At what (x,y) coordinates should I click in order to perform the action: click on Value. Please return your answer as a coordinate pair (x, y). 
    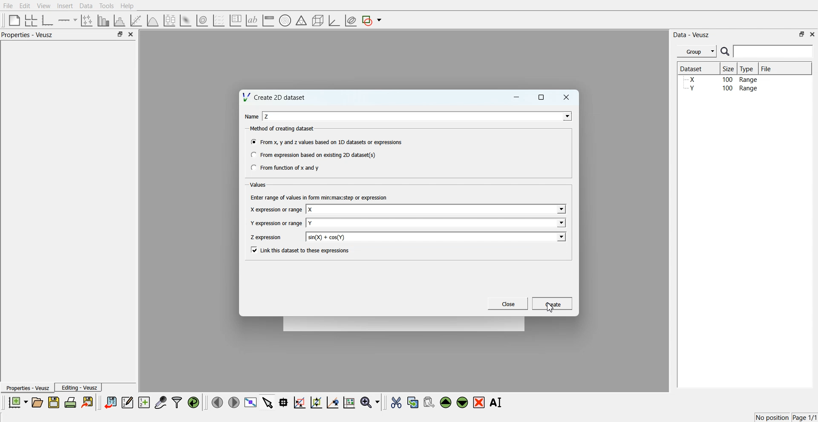
    Looking at the image, I should click on (259, 185).